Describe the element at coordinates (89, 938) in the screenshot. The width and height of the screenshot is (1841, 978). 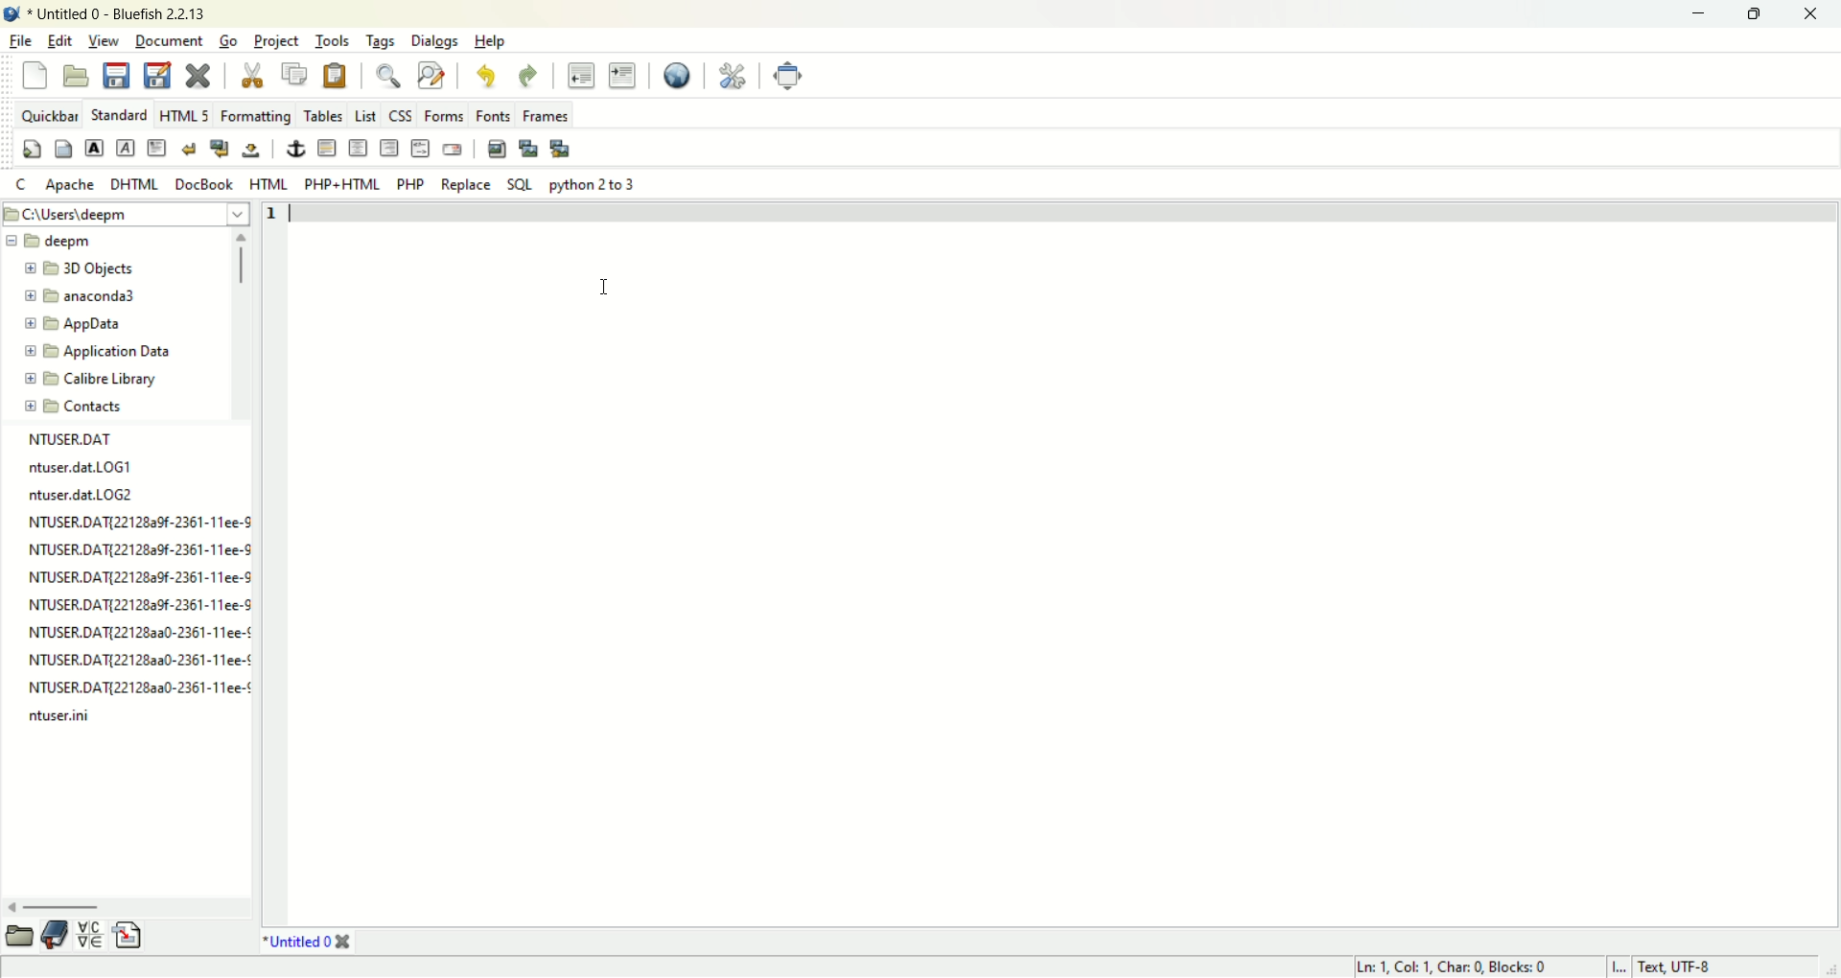
I see `charmap` at that location.